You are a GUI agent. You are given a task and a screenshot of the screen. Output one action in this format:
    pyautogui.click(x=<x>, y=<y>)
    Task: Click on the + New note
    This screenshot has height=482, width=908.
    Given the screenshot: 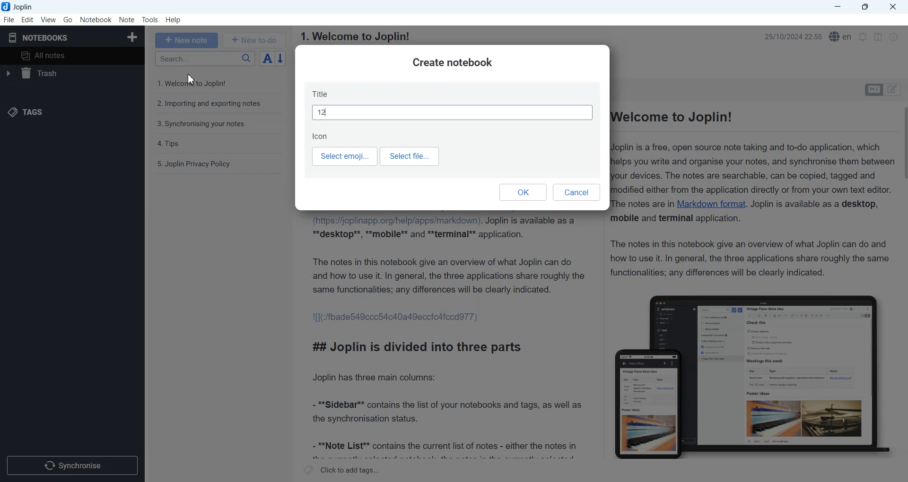 What is the action you would take?
    pyautogui.click(x=187, y=40)
    